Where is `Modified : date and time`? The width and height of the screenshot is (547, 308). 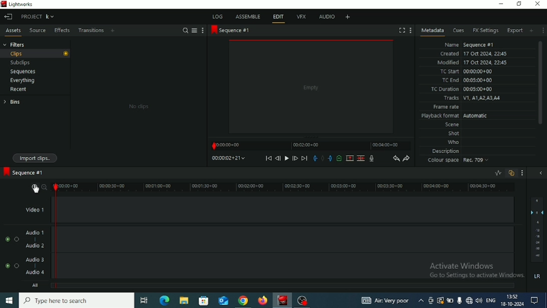 Modified : date and time is located at coordinates (472, 62).